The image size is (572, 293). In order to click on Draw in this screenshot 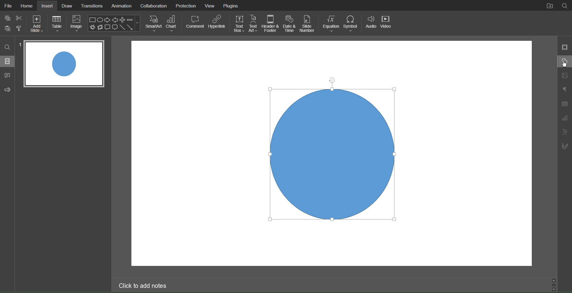, I will do `click(68, 5)`.